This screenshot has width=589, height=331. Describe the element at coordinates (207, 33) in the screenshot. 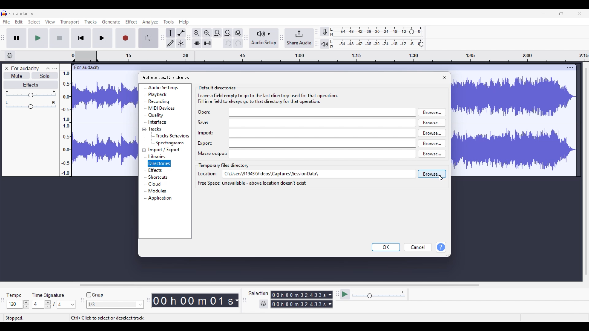

I see `Zoom out` at that location.